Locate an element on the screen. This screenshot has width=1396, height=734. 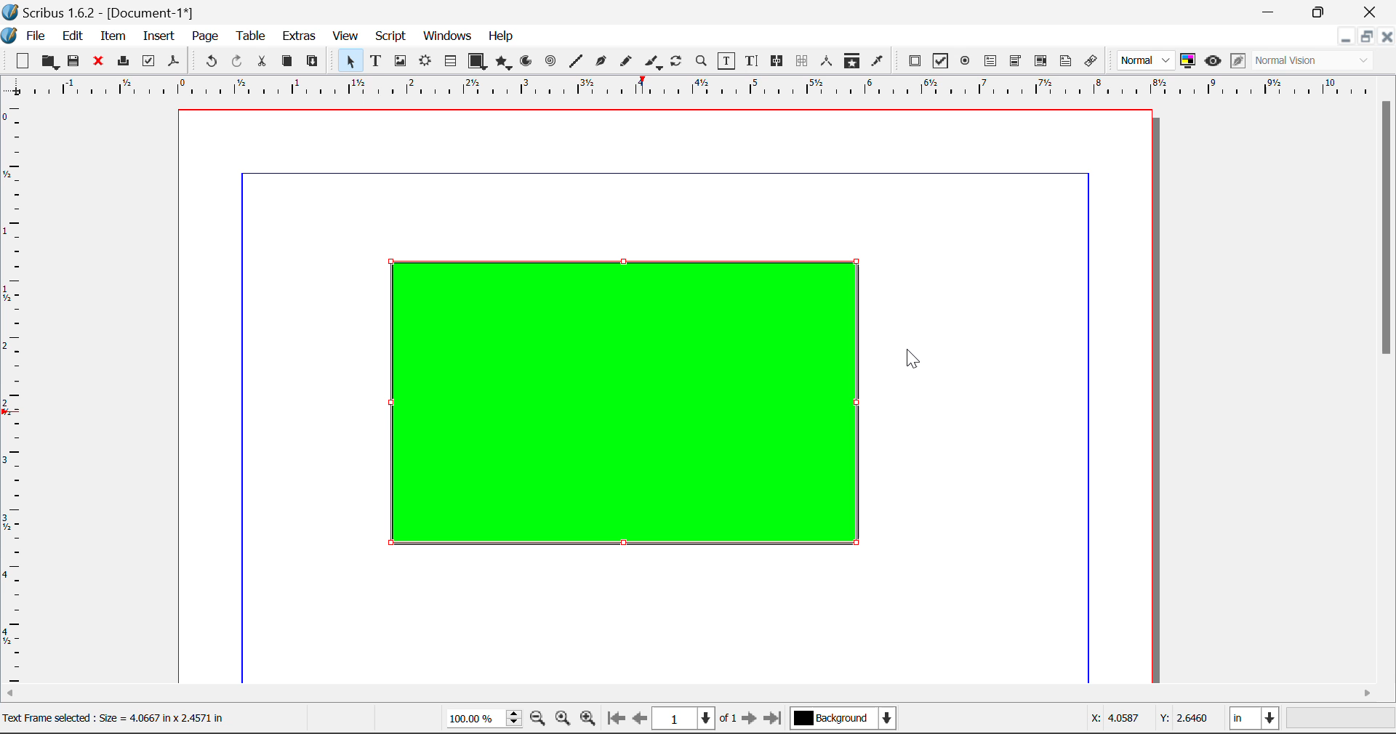
Text Annotation is located at coordinates (1066, 61).